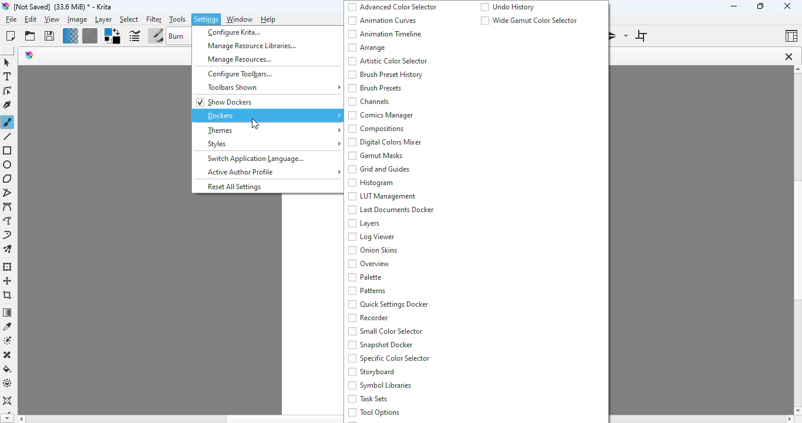  What do you see at coordinates (8, 221) in the screenshot?
I see `freehand path tool` at bounding box center [8, 221].